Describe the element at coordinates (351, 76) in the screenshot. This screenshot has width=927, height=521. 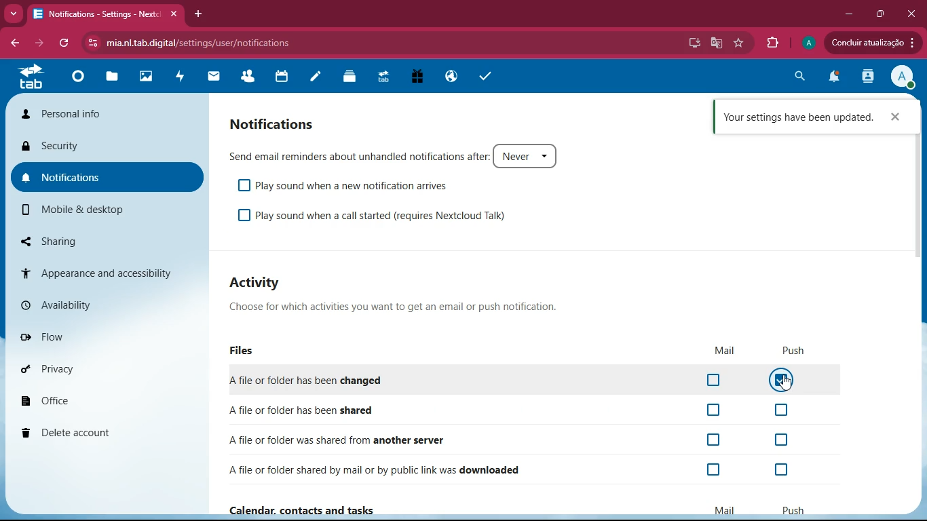
I see `layers` at that location.